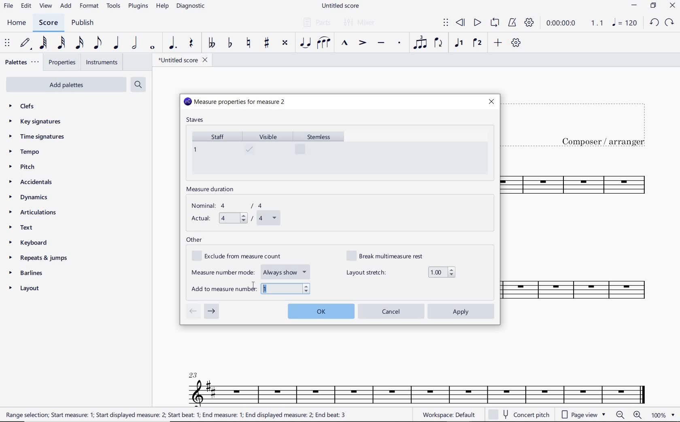 The width and height of the screenshot is (680, 422). I want to click on other, so click(194, 240).